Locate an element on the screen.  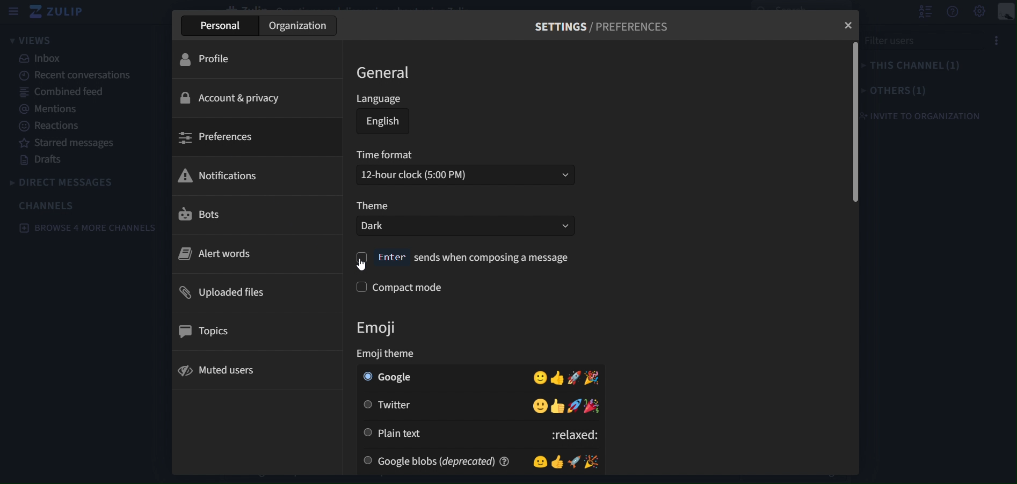
theme is located at coordinates (375, 207).